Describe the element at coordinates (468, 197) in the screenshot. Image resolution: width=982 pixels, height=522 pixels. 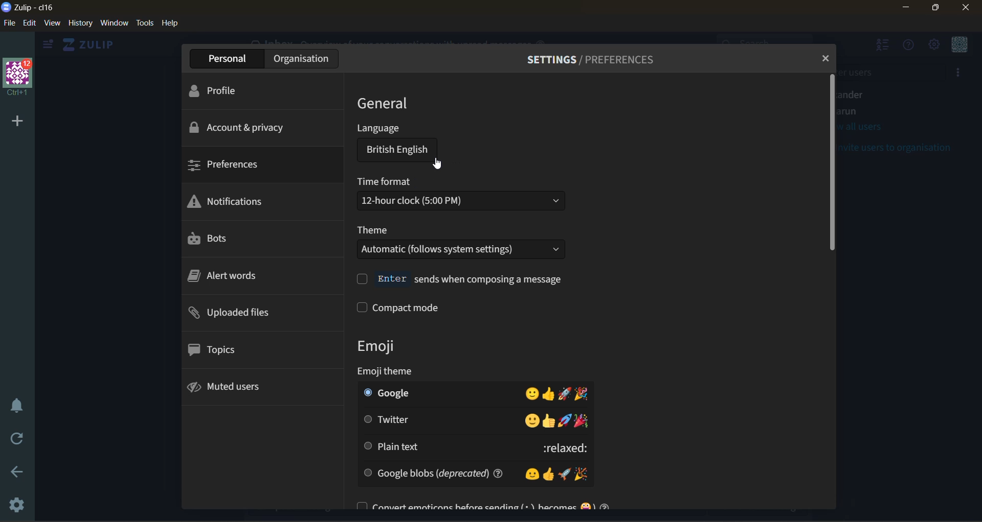
I see `time format` at that location.